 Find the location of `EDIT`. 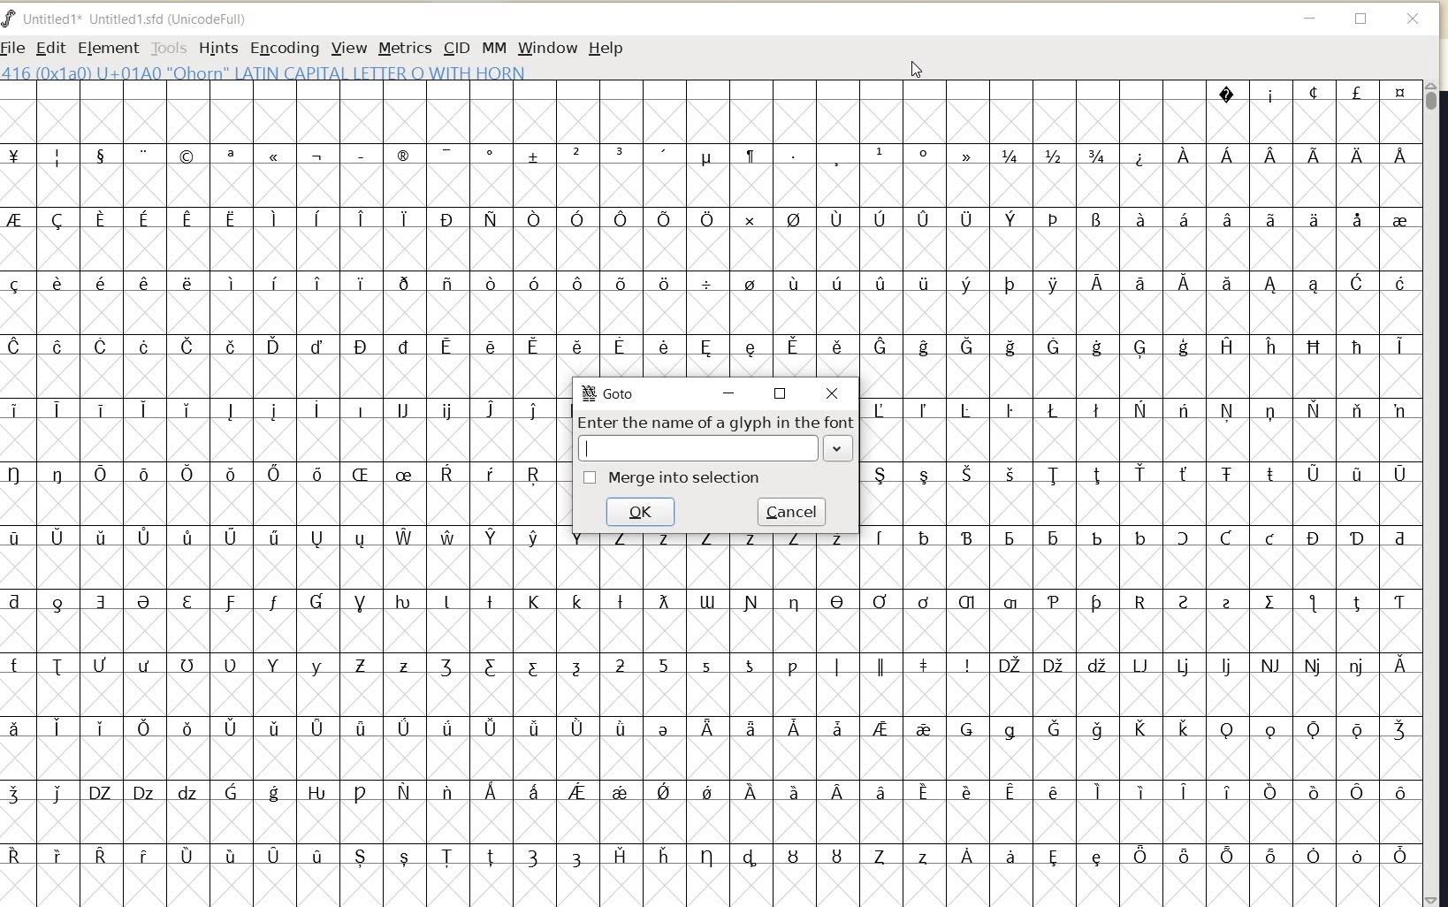

EDIT is located at coordinates (48, 47).